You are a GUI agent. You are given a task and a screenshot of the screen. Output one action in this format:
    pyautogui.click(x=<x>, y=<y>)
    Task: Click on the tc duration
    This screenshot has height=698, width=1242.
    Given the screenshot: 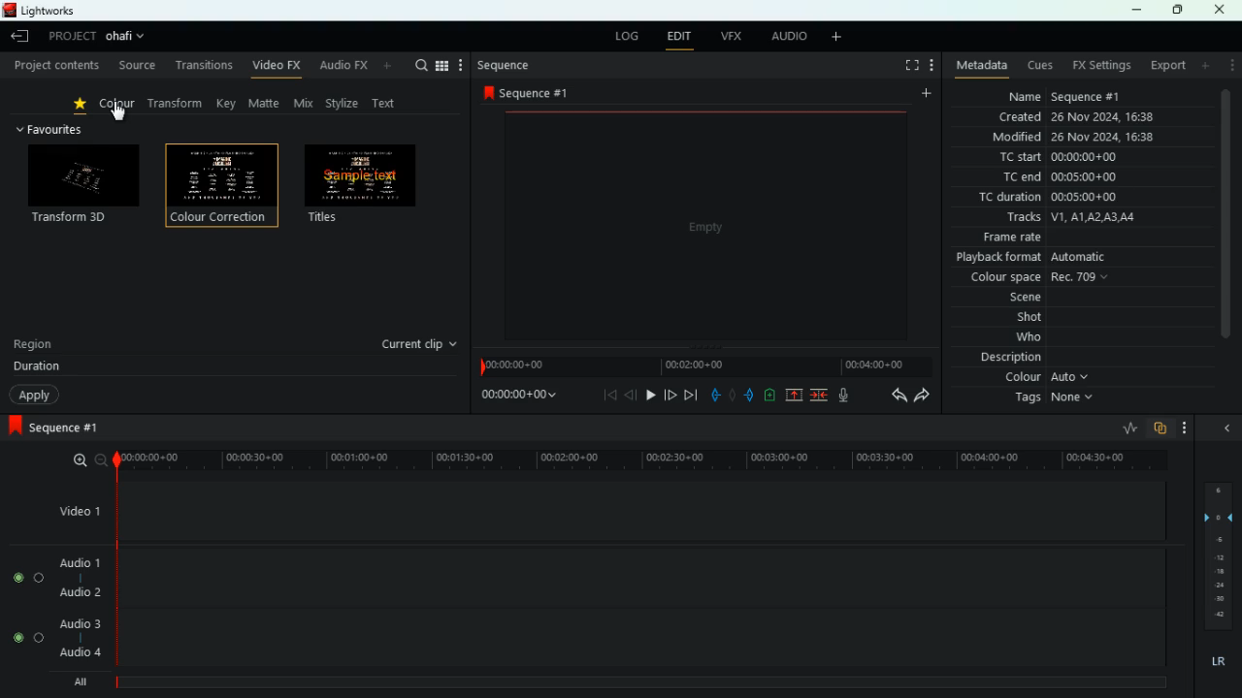 What is the action you would take?
    pyautogui.click(x=1057, y=199)
    